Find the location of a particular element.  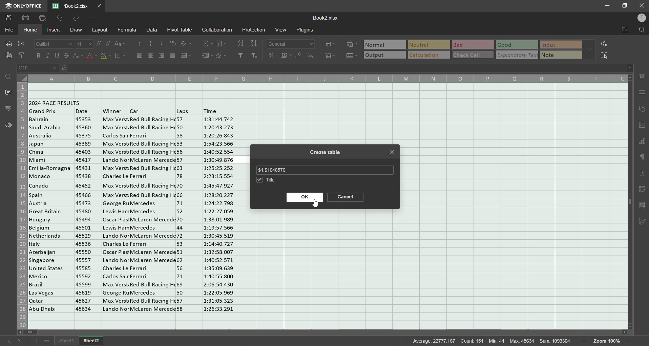

next is located at coordinates (20, 341).